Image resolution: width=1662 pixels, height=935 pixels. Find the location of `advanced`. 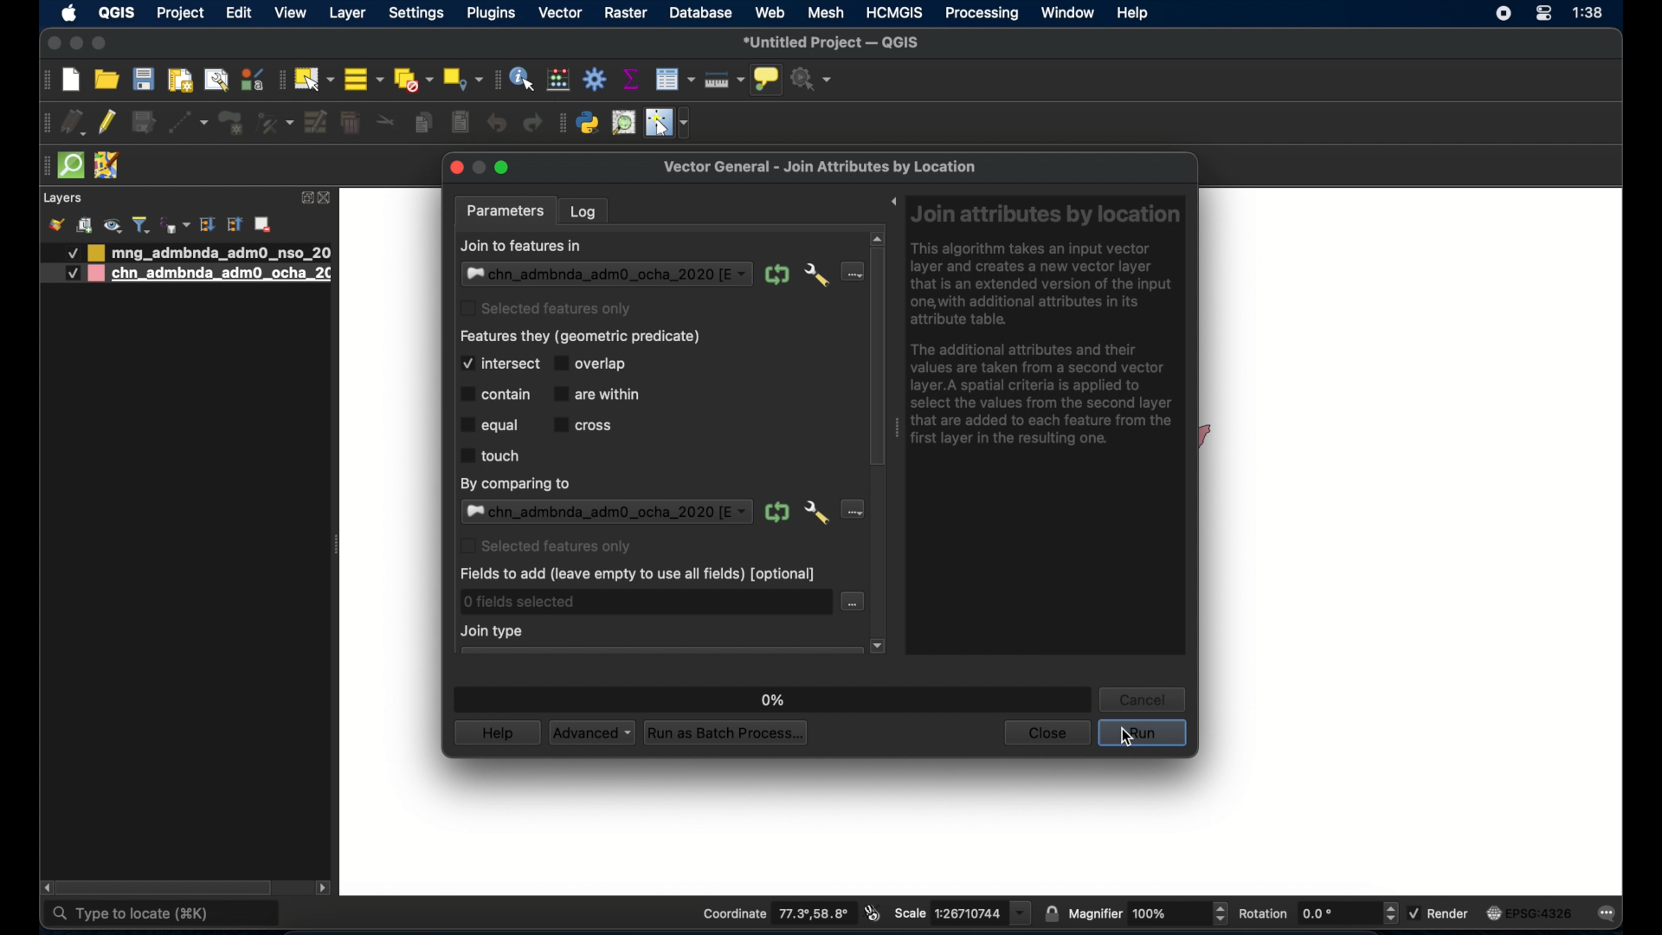

advanced is located at coordinates (592, 733).